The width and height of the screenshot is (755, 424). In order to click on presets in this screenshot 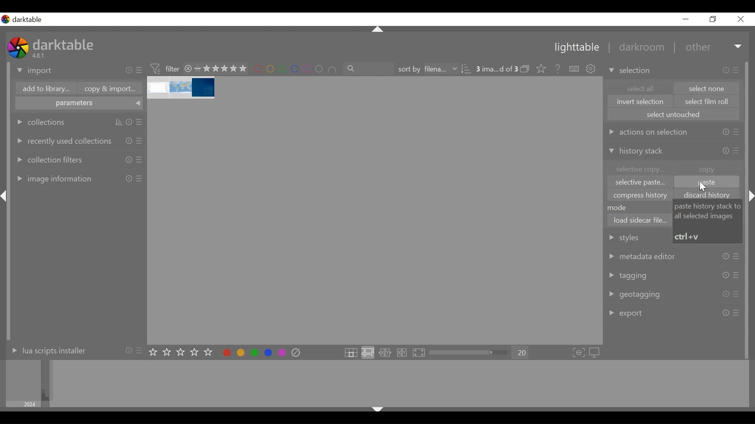, I will do `click(736, 133)`.